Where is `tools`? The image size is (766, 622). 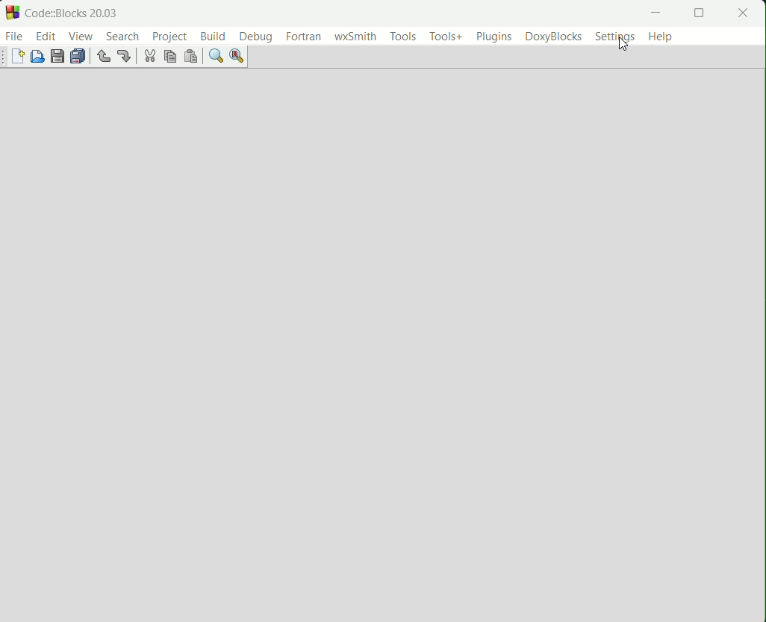 tools is located at coordinates (402, 37).